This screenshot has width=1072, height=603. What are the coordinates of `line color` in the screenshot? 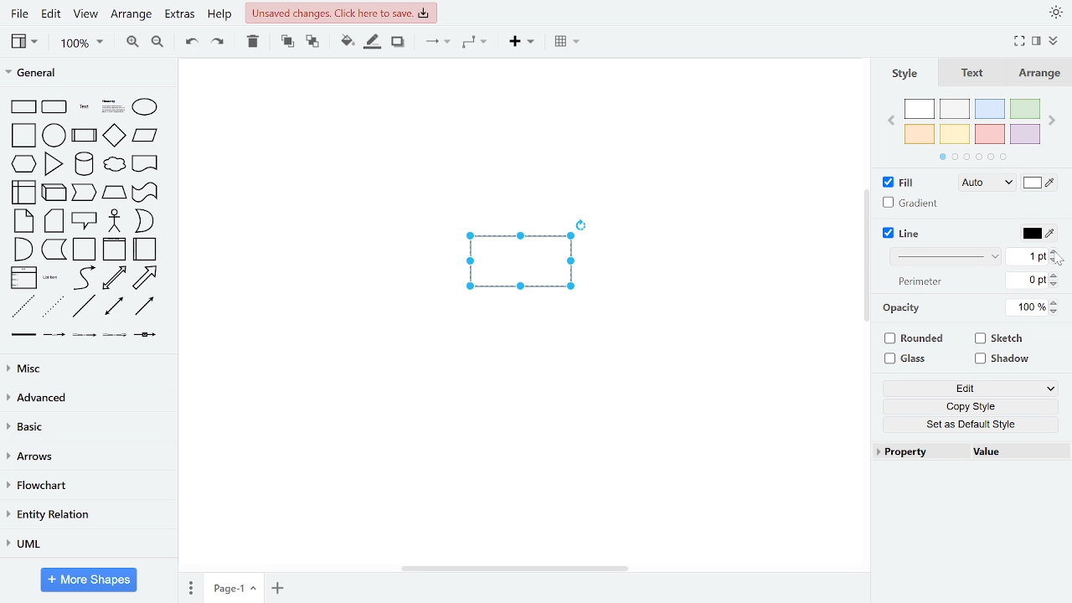 It's located at (1036, 234).